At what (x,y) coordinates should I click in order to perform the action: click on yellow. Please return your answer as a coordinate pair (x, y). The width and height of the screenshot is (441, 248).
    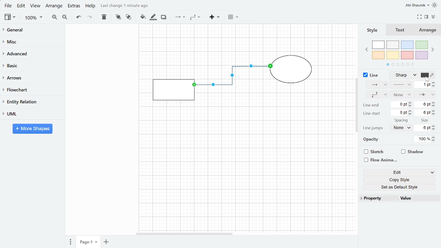
    Looking at the image, I should click on (393, 55).